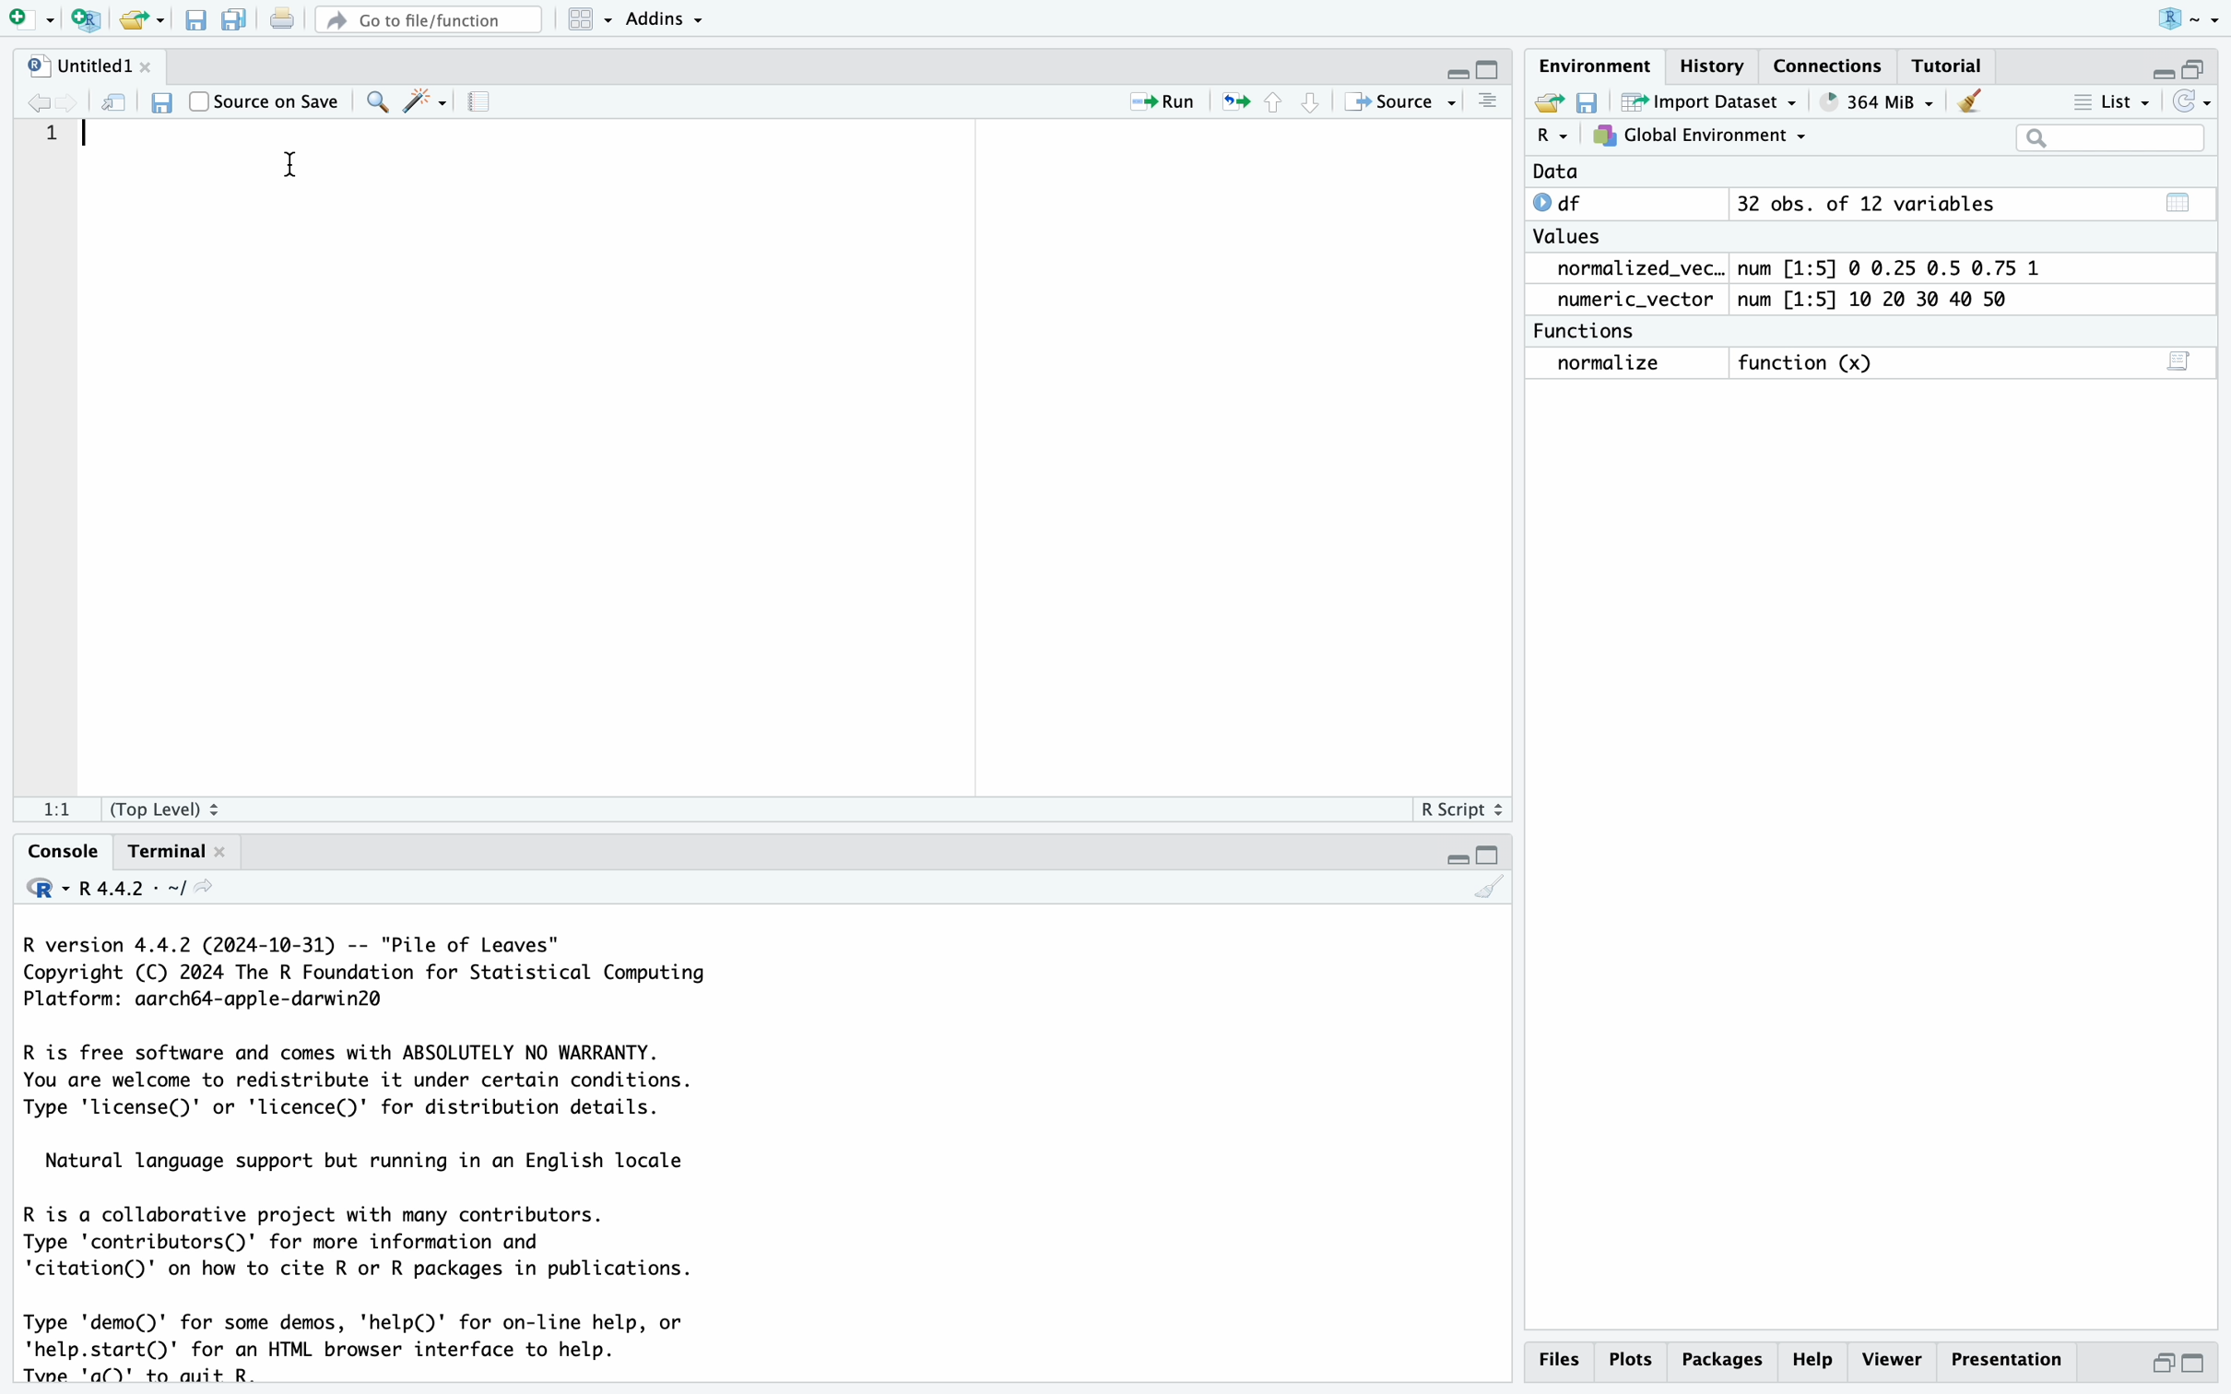  Describe the element at coordinates (1564, 202) in the screenshot. I see `df` at that location.